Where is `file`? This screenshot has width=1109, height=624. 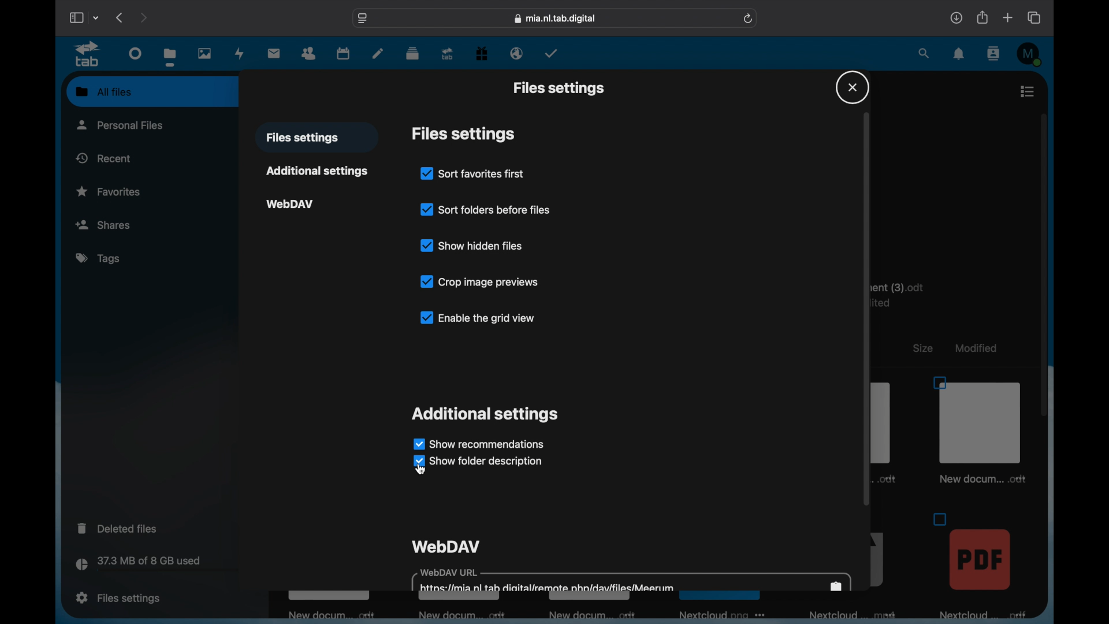 file is located at coordinates (980, 565).